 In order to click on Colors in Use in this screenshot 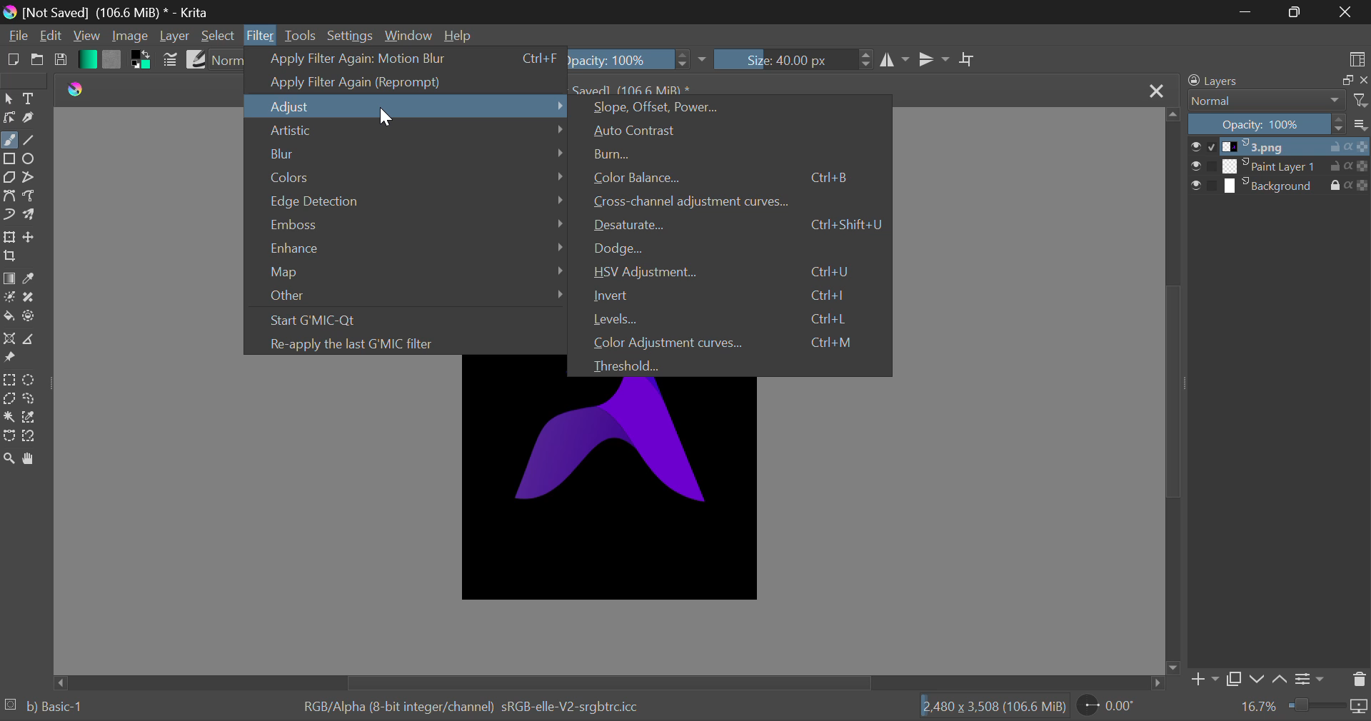, I will do `click(141, 59)`.